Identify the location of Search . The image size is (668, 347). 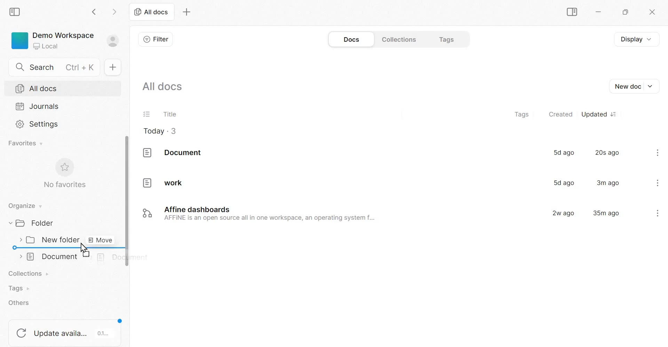
(53, 67).